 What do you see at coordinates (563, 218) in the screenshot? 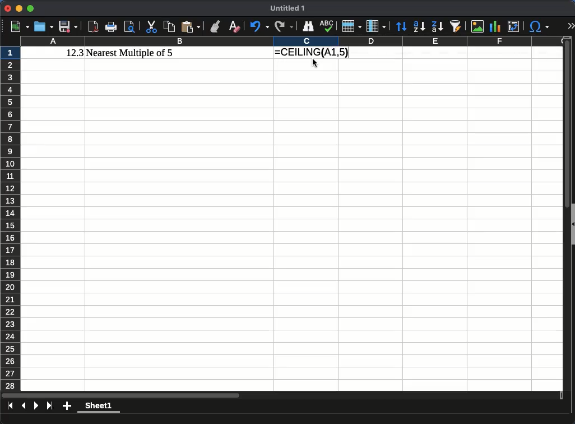
I see `scroll` at bounding box center [563, 218].